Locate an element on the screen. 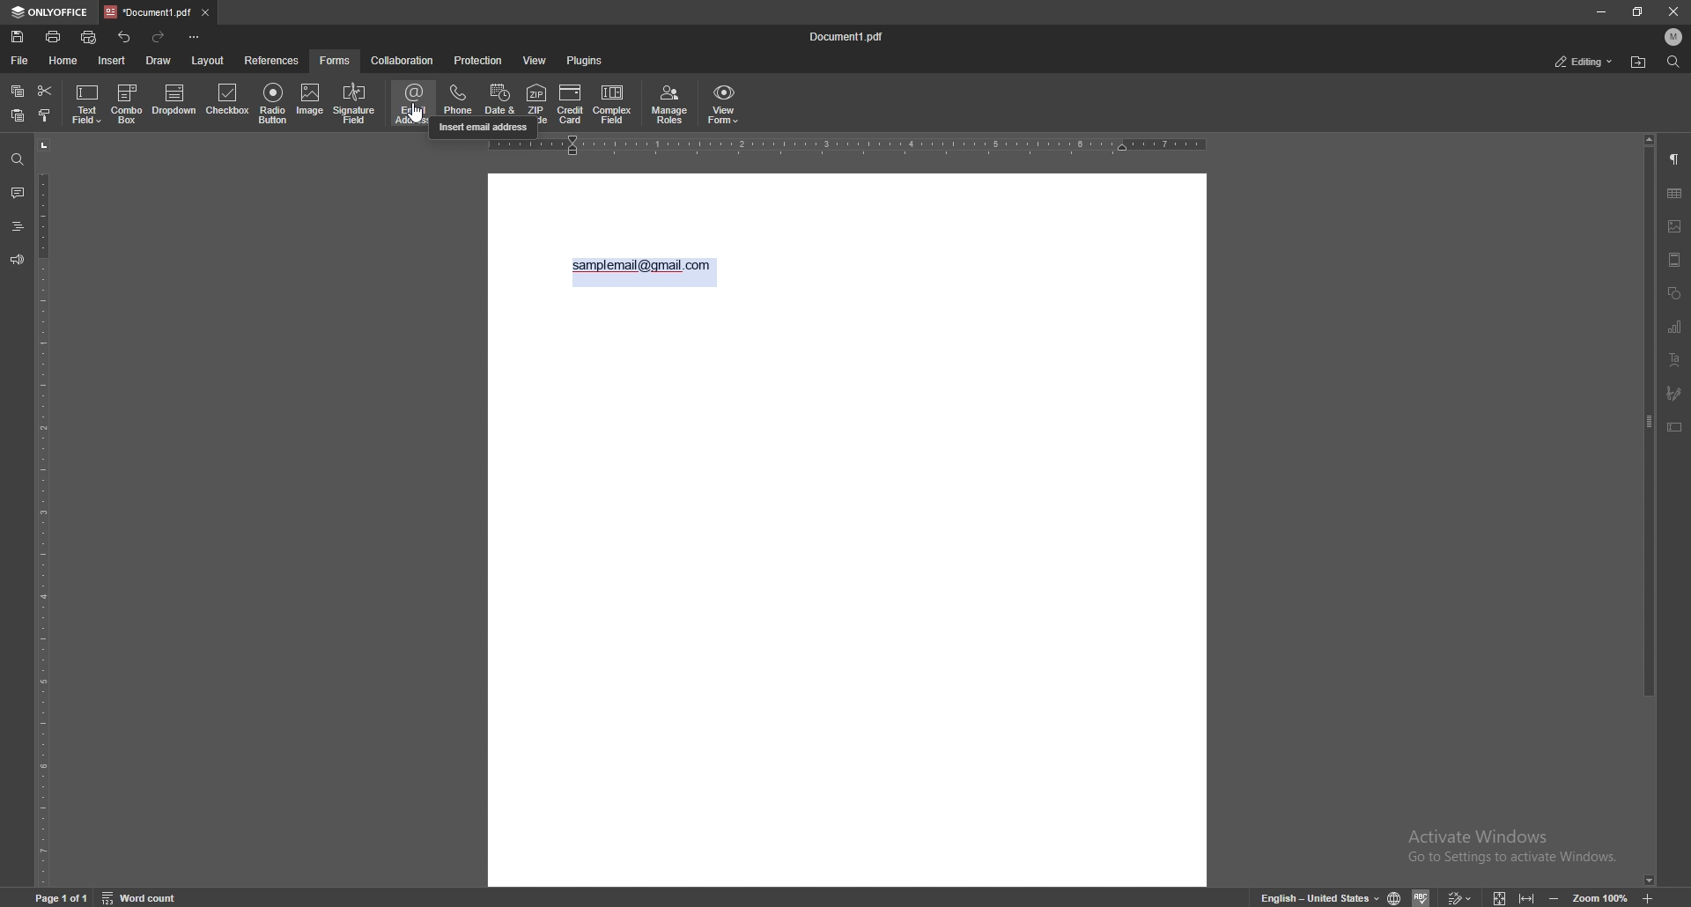 The image size is (1691, 907). page is located at coordinates (62, 897).